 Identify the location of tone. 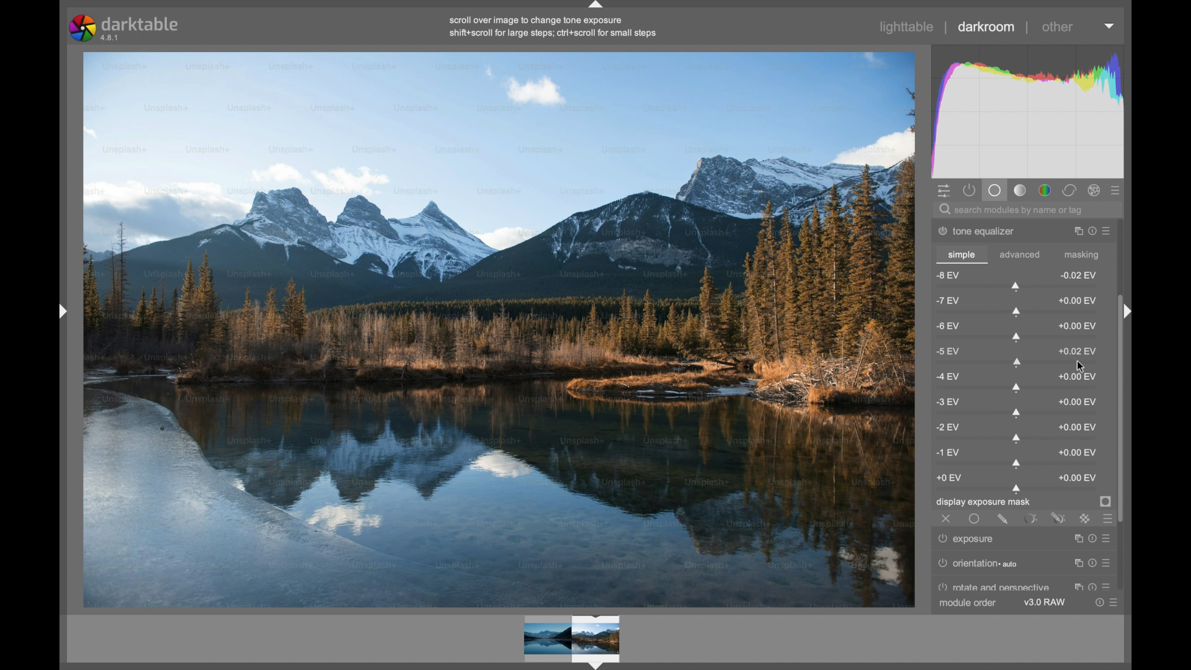
(1021, 190).